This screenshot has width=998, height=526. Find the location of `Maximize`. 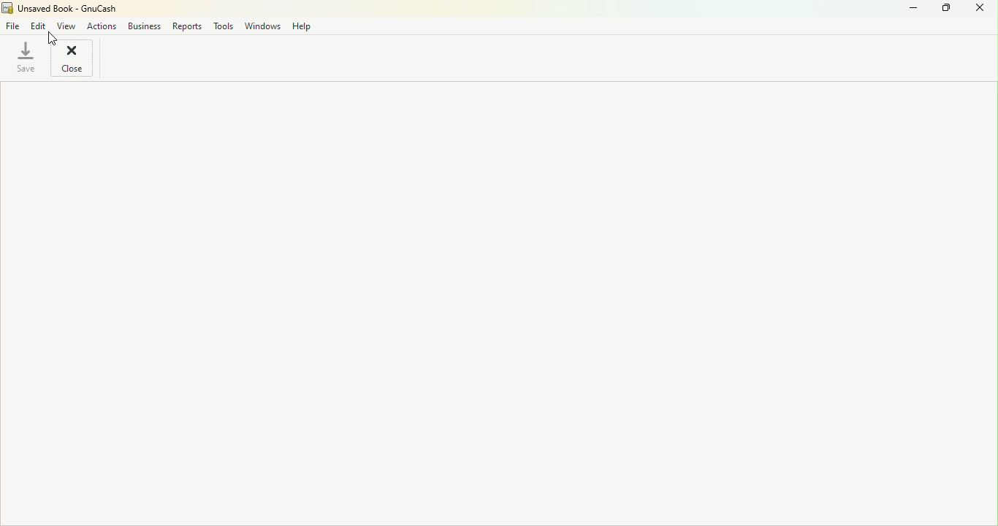

Maximize is located at coordinates (945, 9).